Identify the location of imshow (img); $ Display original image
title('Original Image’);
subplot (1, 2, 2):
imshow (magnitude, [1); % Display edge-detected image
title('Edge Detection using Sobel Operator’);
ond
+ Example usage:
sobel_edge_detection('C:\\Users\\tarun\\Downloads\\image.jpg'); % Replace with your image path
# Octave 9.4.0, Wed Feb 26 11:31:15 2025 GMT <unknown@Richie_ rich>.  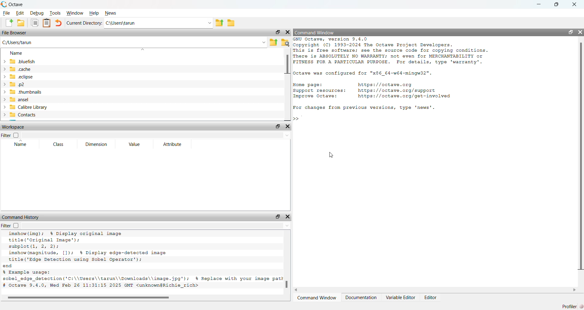
(143, 261).